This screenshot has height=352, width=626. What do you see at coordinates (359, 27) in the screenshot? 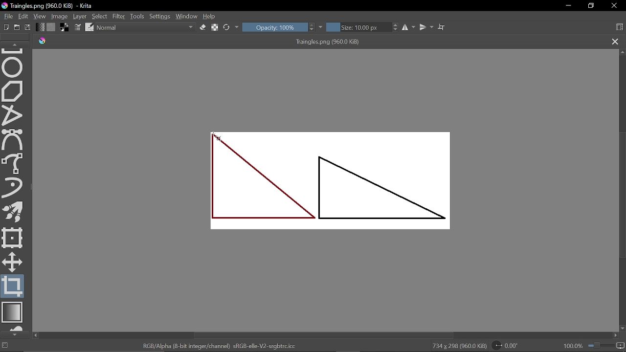
I see `Size: 10.00 px` at bounding box center [359, 27].